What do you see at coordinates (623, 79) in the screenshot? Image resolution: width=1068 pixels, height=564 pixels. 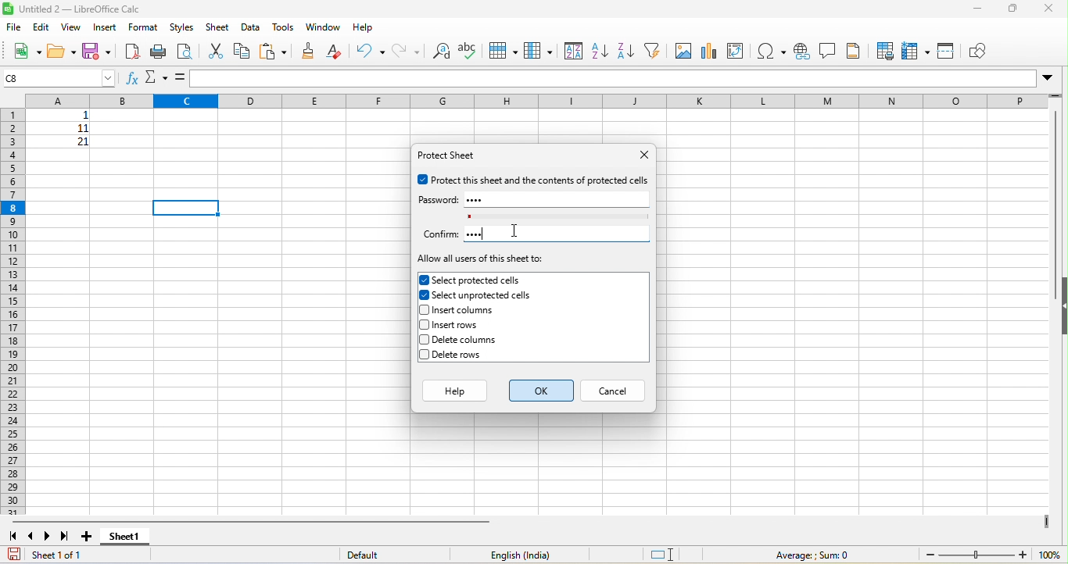 I see `formula bar` at bounding box center [623, 79].